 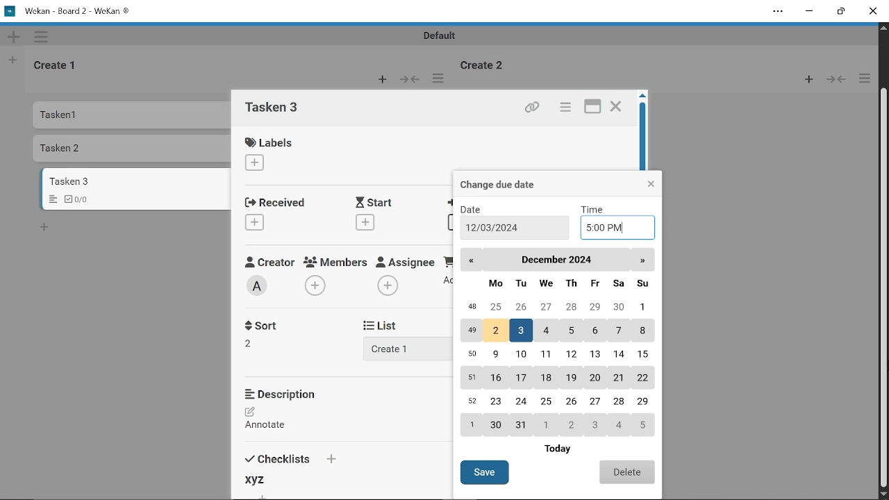 What do you see at coordinates (81, 199) in the screenshot?
I see `Checklist` at bounding box center [81, 199].